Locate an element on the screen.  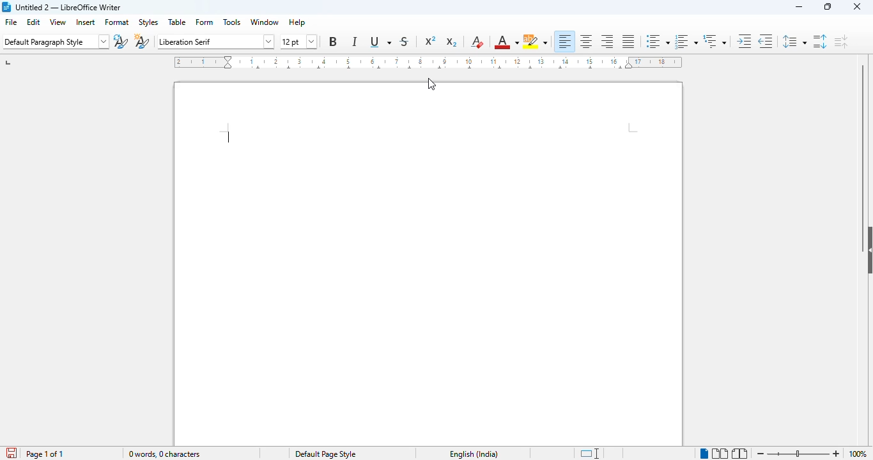
click to save document is located at coordinates (11, 453).